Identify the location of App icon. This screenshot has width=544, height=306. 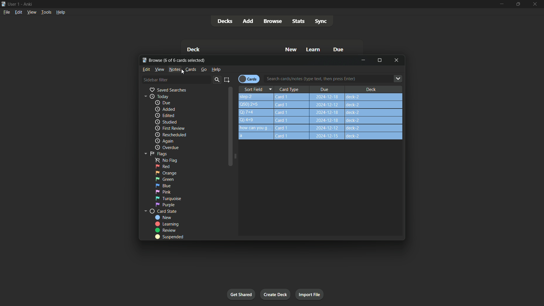
(3, 4).